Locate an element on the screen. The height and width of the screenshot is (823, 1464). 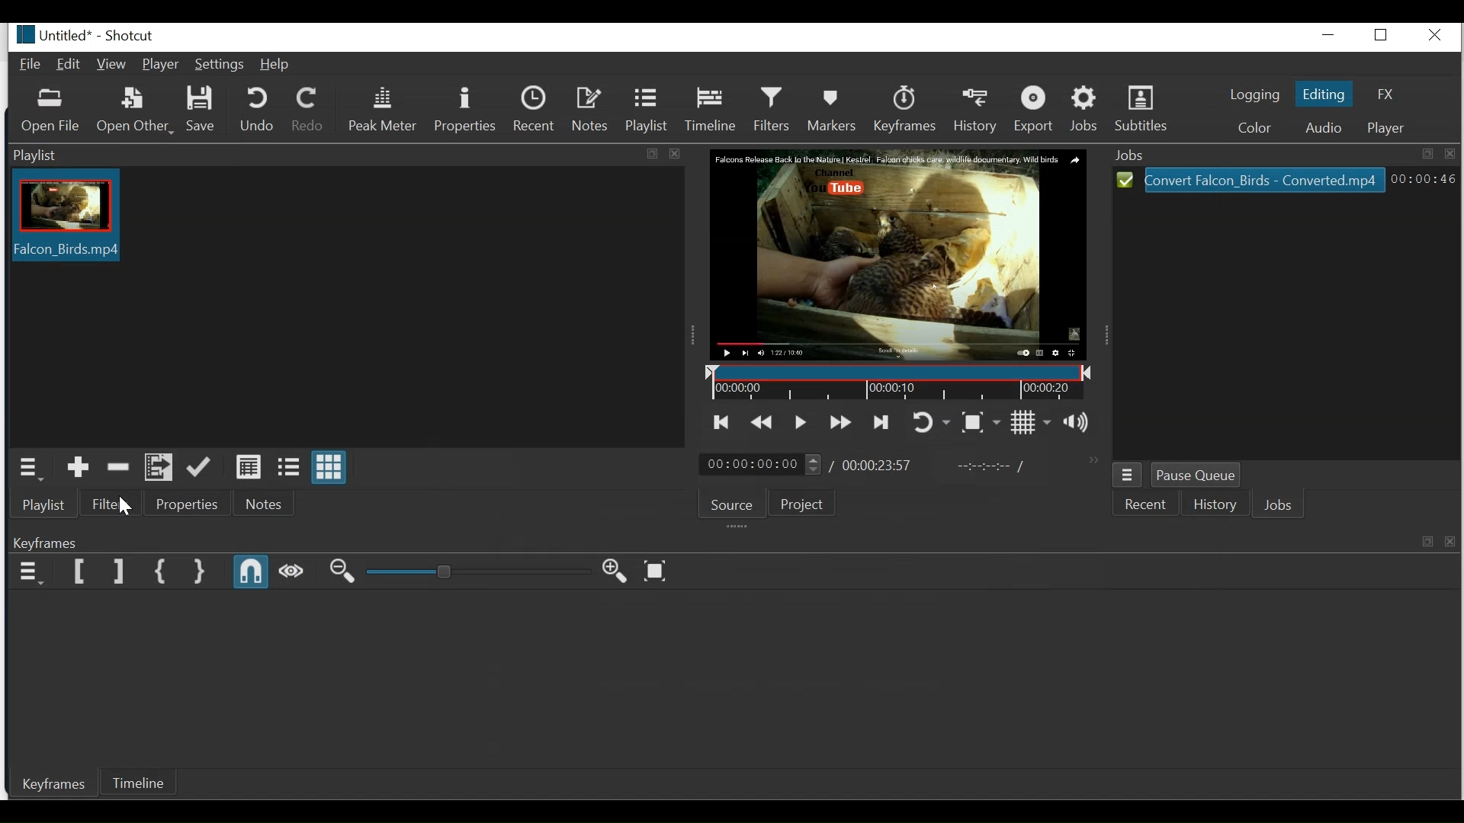
Notes is located at coordinates (263, 505).